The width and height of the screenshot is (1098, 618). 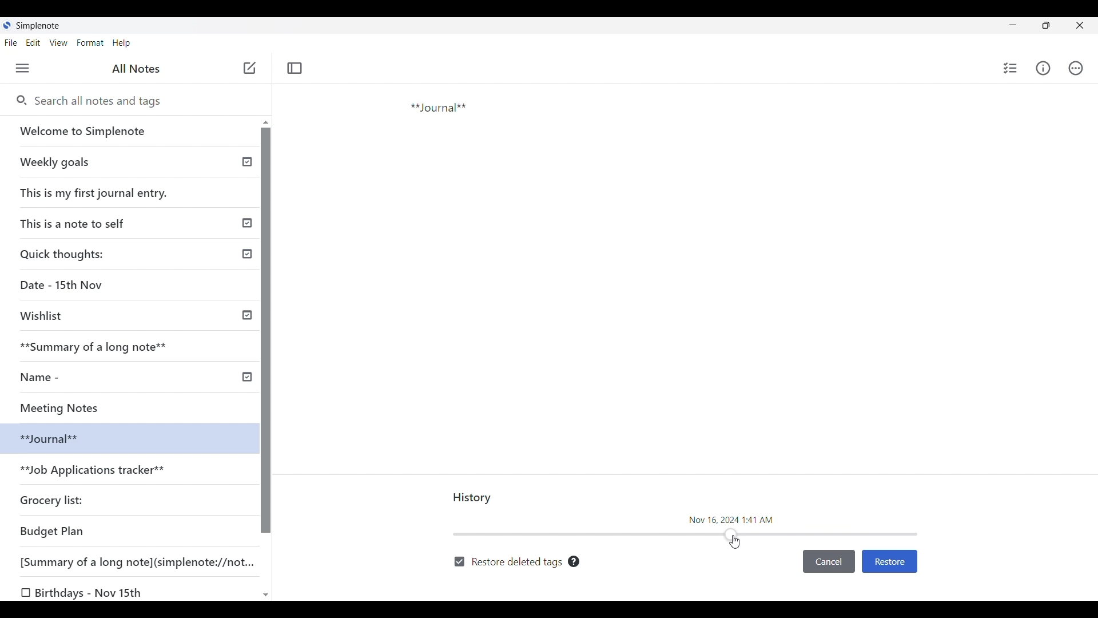 What do you see at coordinates (1076, 68) in the screenshot?
I see `Actions` at bounding box center [1076, 68].